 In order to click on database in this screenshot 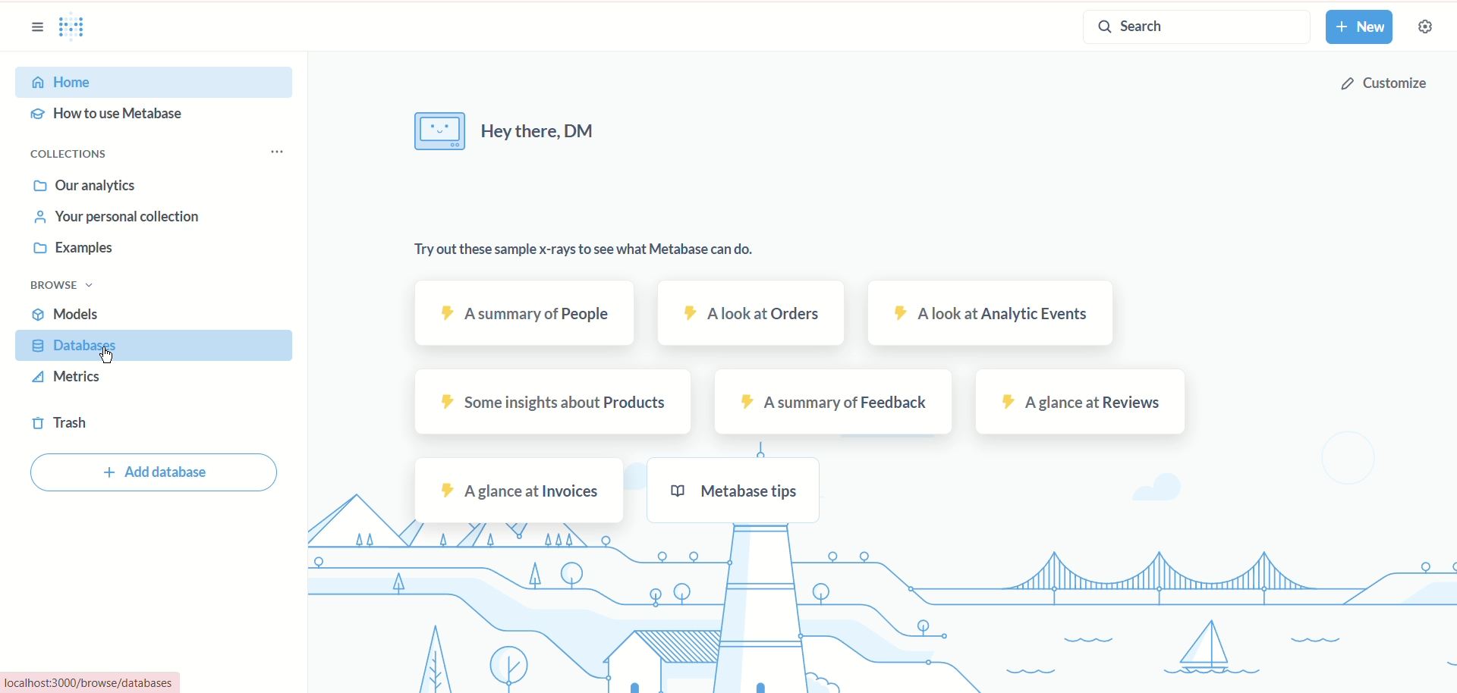, I will do `click(153, 345)`.